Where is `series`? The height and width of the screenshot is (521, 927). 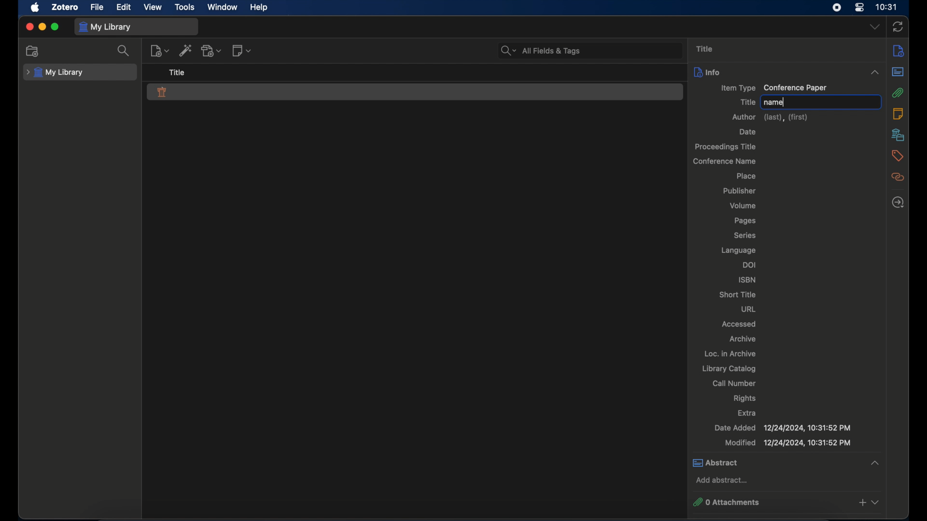 series is located at coordinates (745, 235).